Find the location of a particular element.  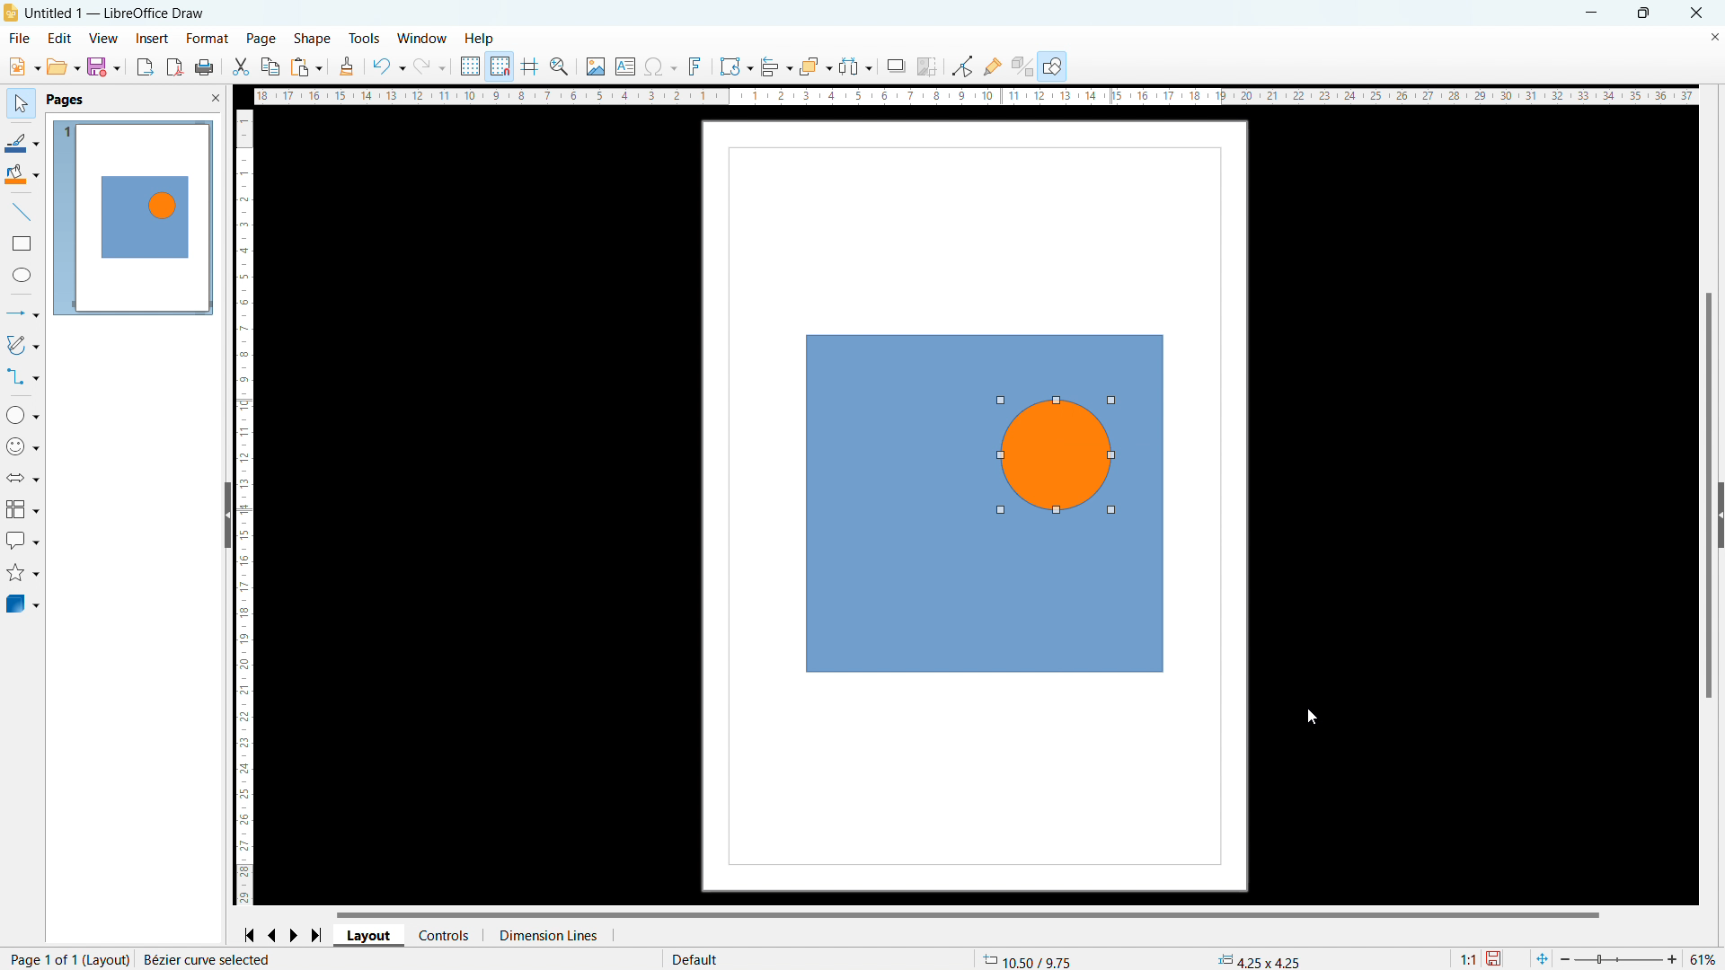

open is located at coordinates (64, 66).